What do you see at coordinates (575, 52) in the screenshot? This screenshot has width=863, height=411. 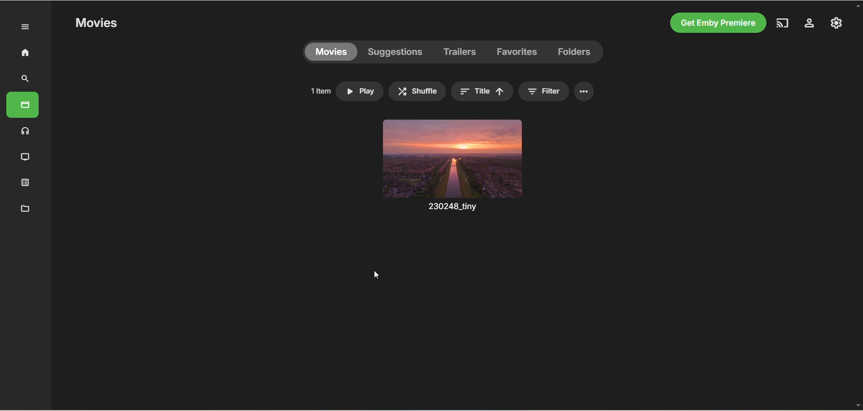 I see `folders` at bounding box center [575, 52].